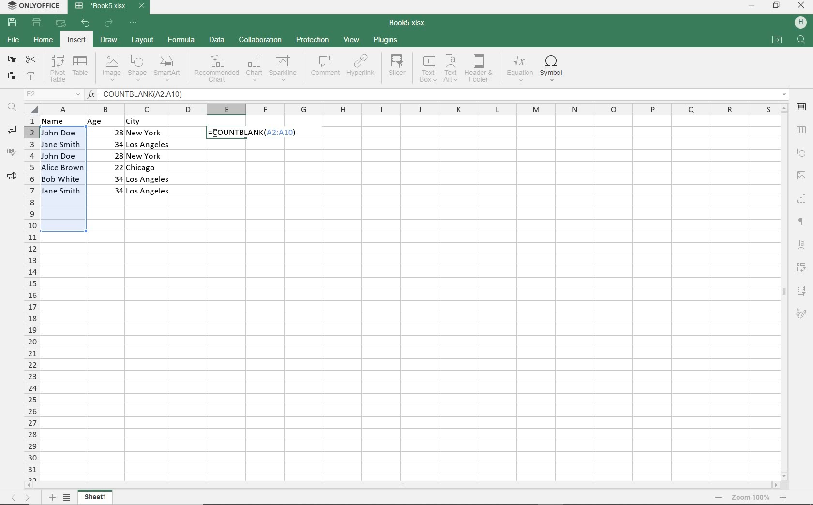 The width and height of the screenshot is (813, 505). What do you see at coordinates (149, 179) in the screenshot?
I see `Los Angeles` at bounding box center [149, 179].